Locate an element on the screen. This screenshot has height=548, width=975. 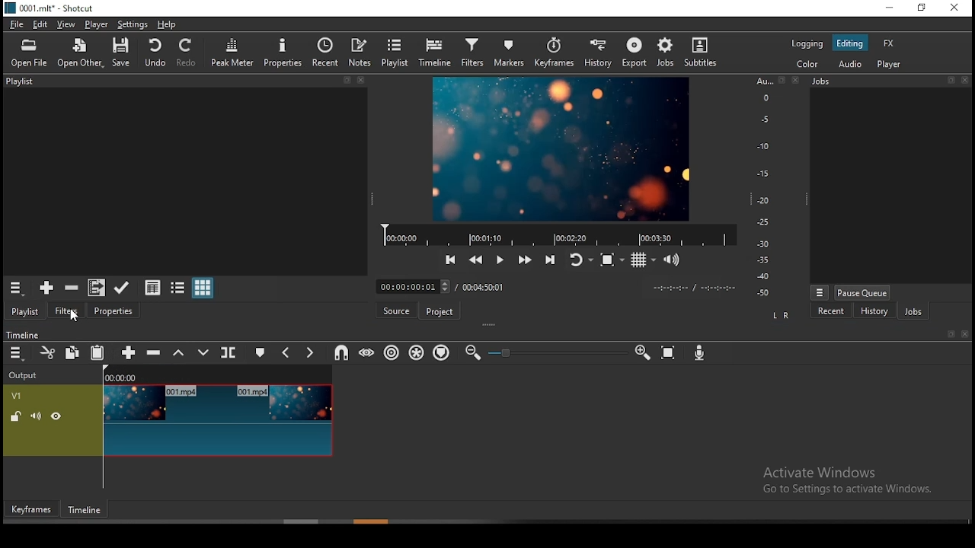
view as details is located at coordinates (152, 288).